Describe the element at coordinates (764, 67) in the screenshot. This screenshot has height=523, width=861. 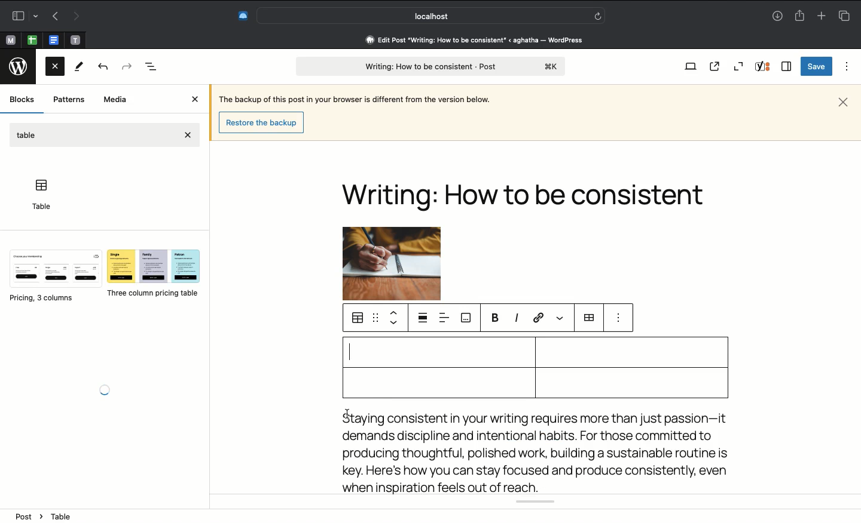
I see `Yoast` at that location.